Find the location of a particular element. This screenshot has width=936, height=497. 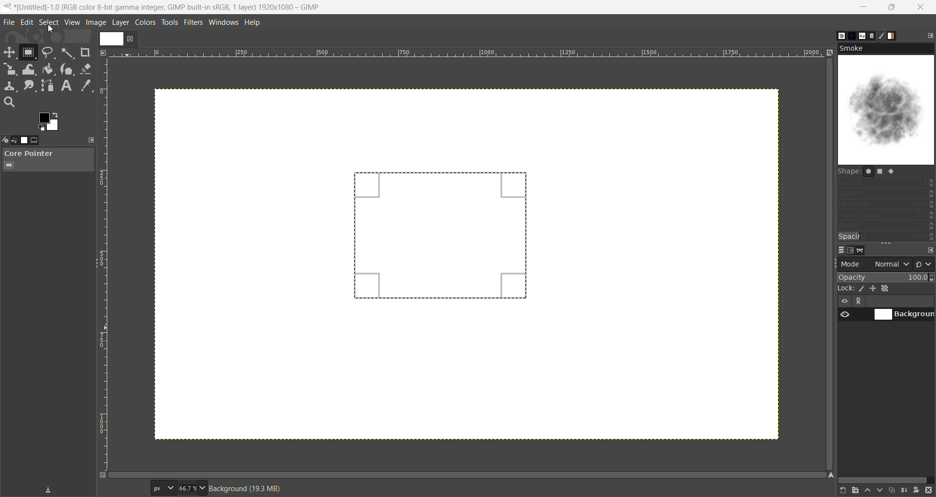

select is located at coordinates (49, 22).